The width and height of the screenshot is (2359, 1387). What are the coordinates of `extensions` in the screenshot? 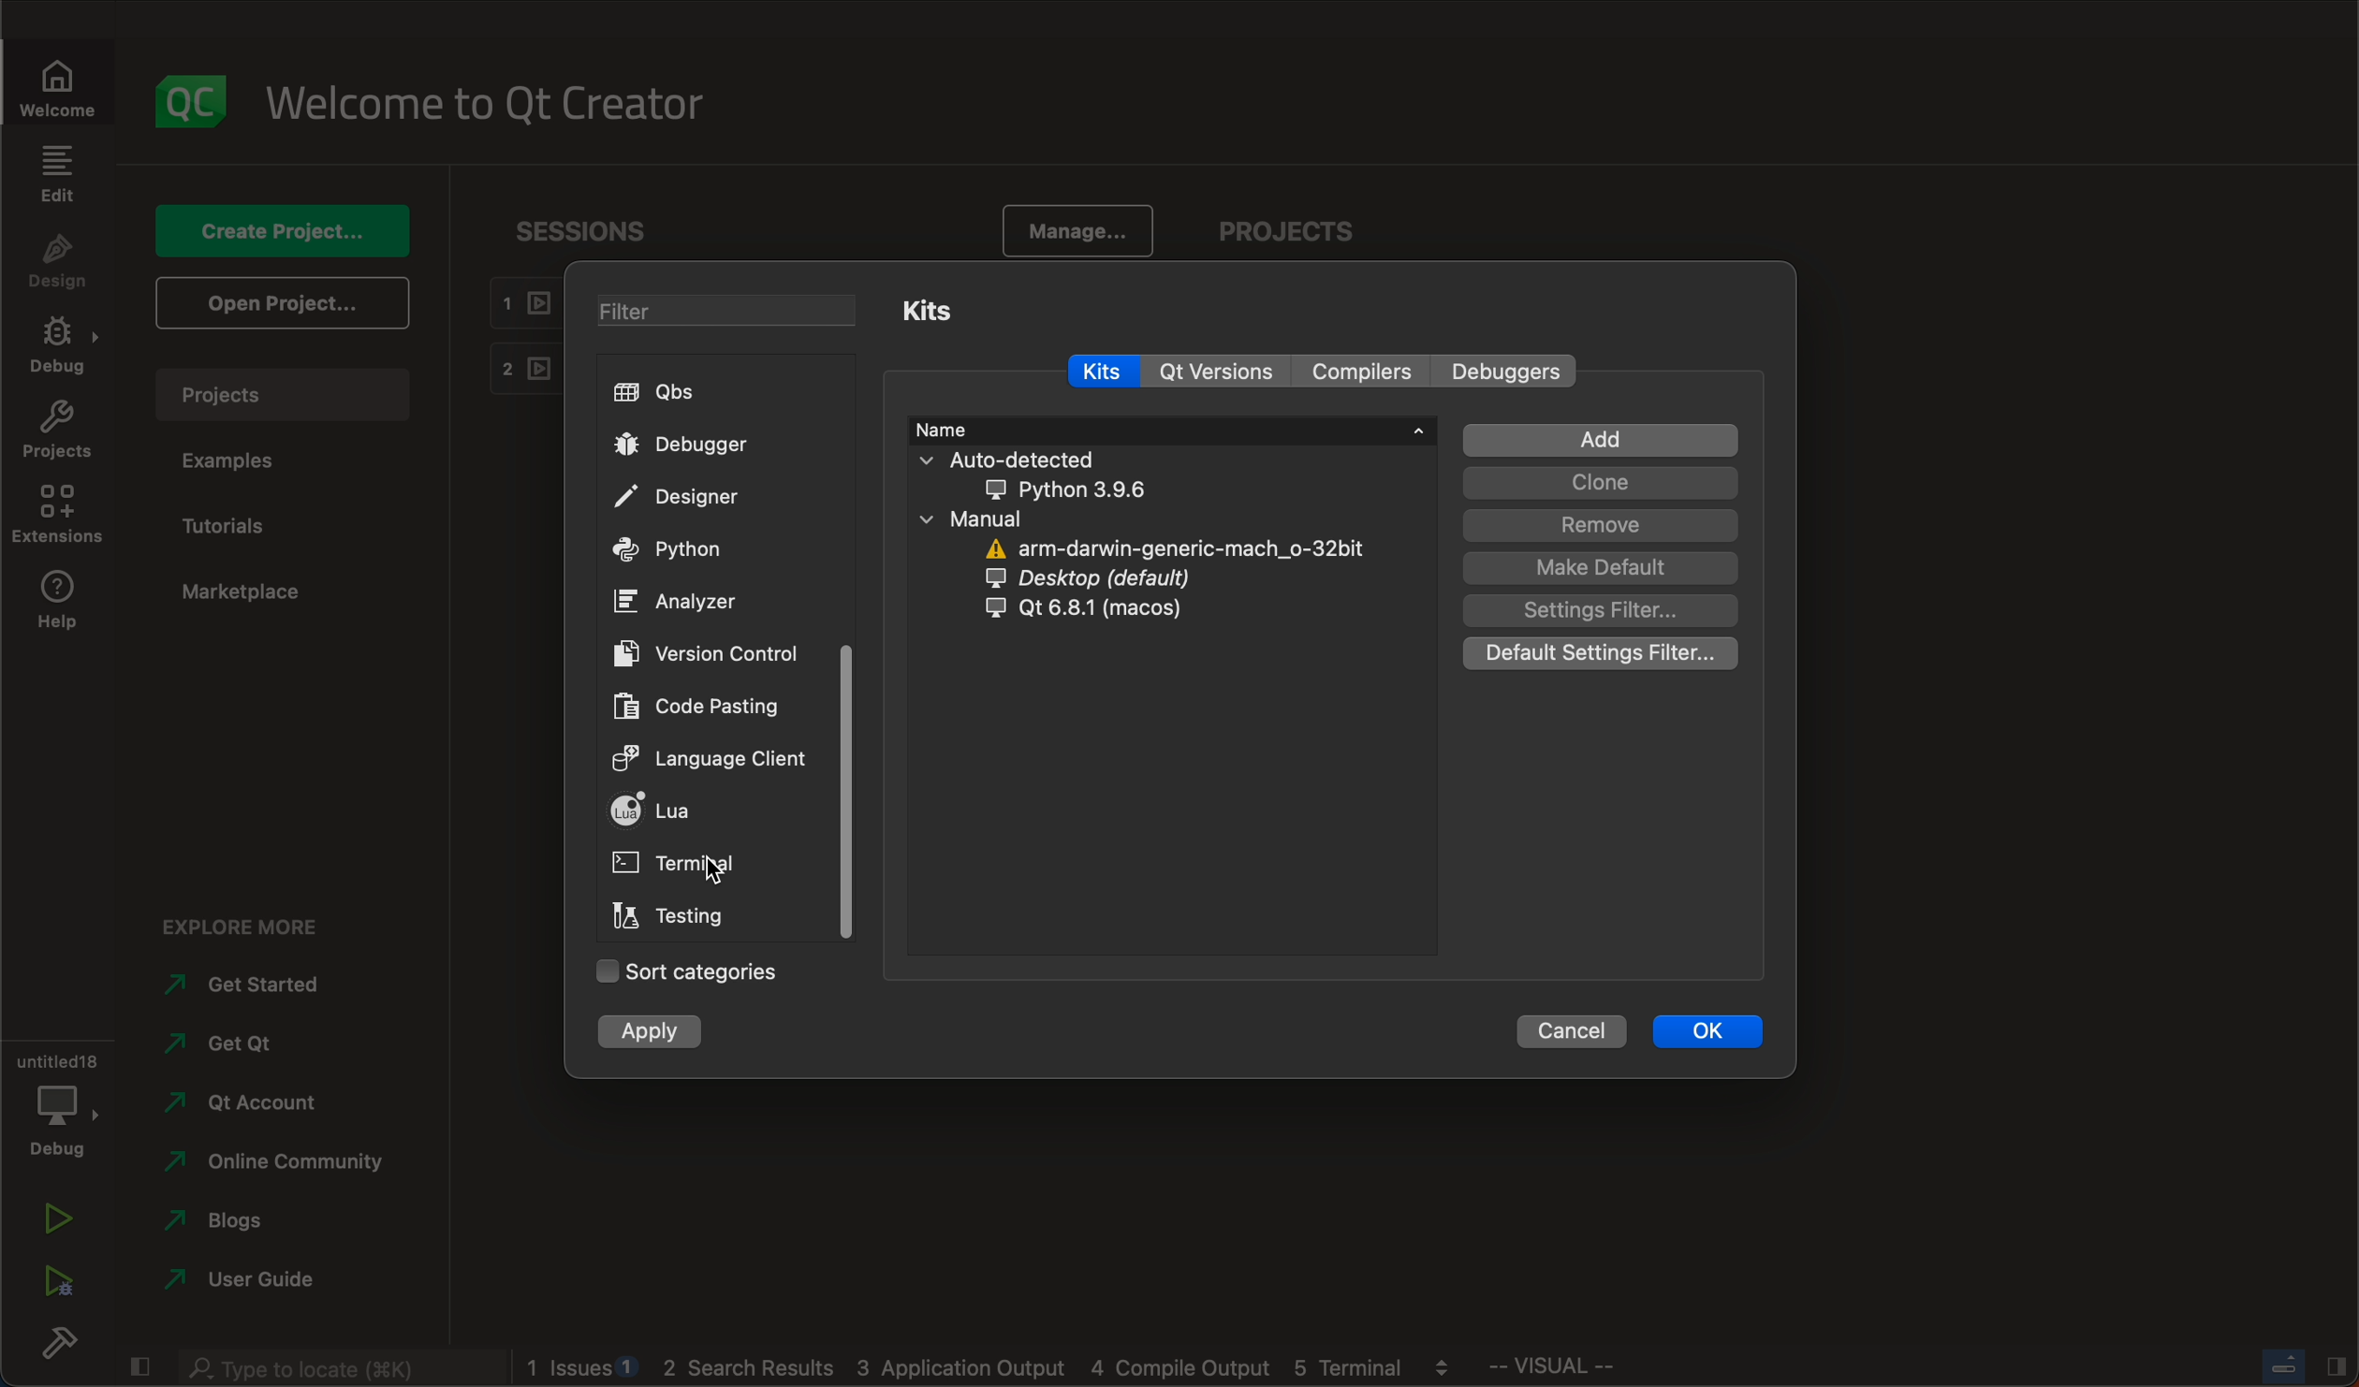 It's located at (60, 515).